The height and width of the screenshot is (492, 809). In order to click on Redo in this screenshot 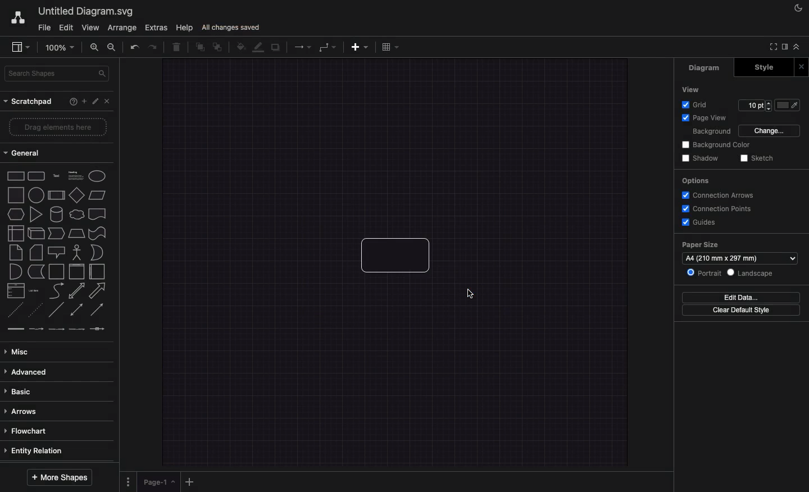, I will do `click(153, 47)`.